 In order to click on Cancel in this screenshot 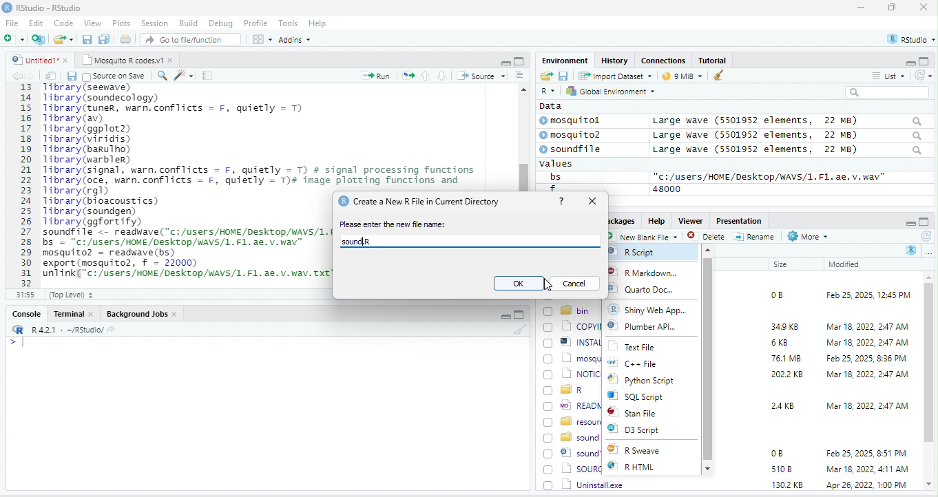, I will do `click(576, 283)`.